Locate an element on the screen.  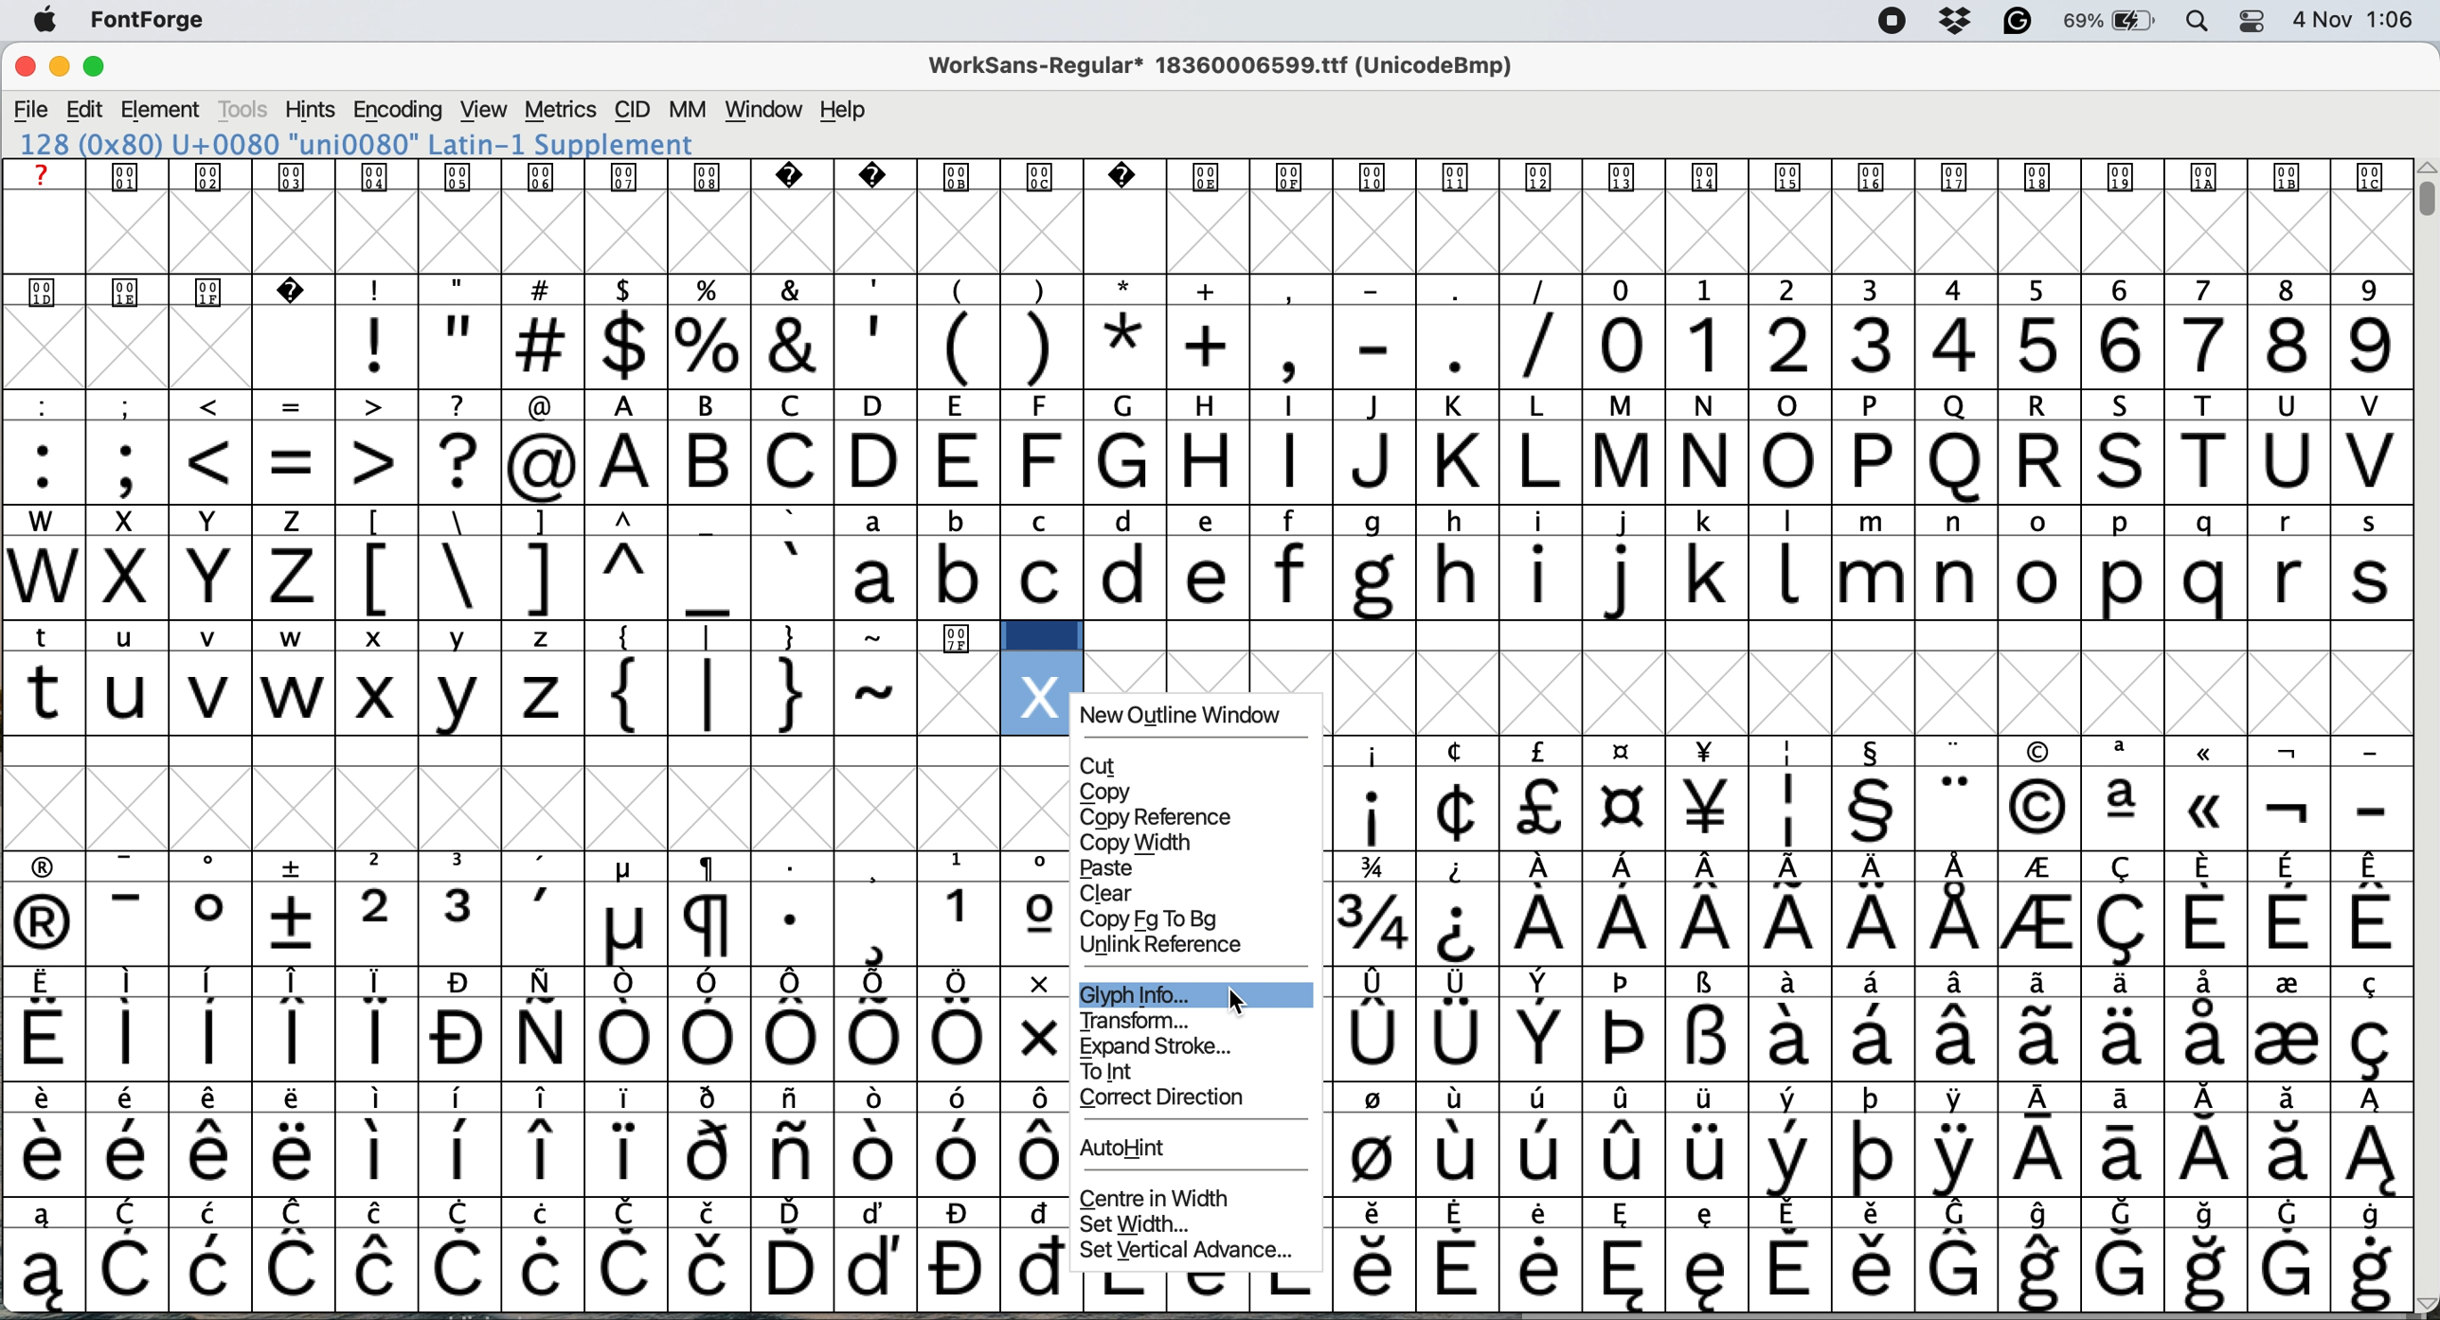
data cells is located at coordinates (1699, 635).